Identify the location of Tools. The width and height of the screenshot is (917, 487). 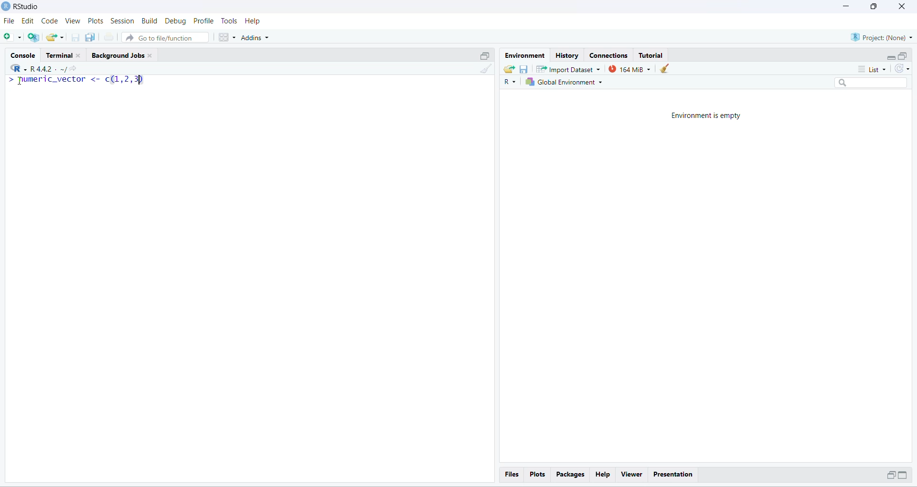
(228, 21).